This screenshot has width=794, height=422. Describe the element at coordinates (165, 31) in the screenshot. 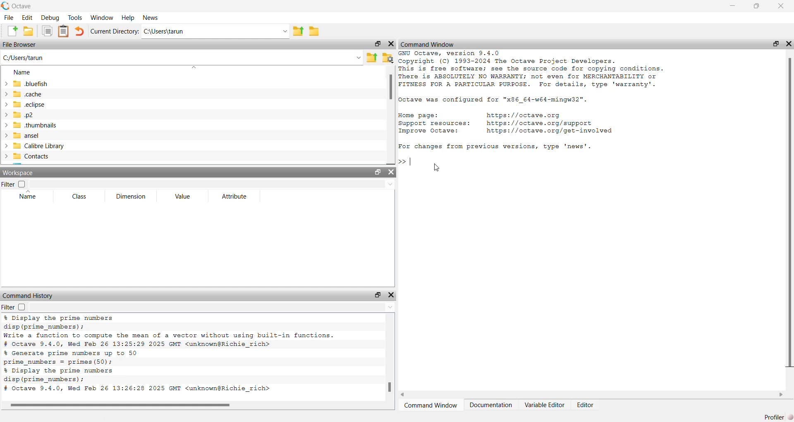

I see `C:\Users\tarun` at that location.